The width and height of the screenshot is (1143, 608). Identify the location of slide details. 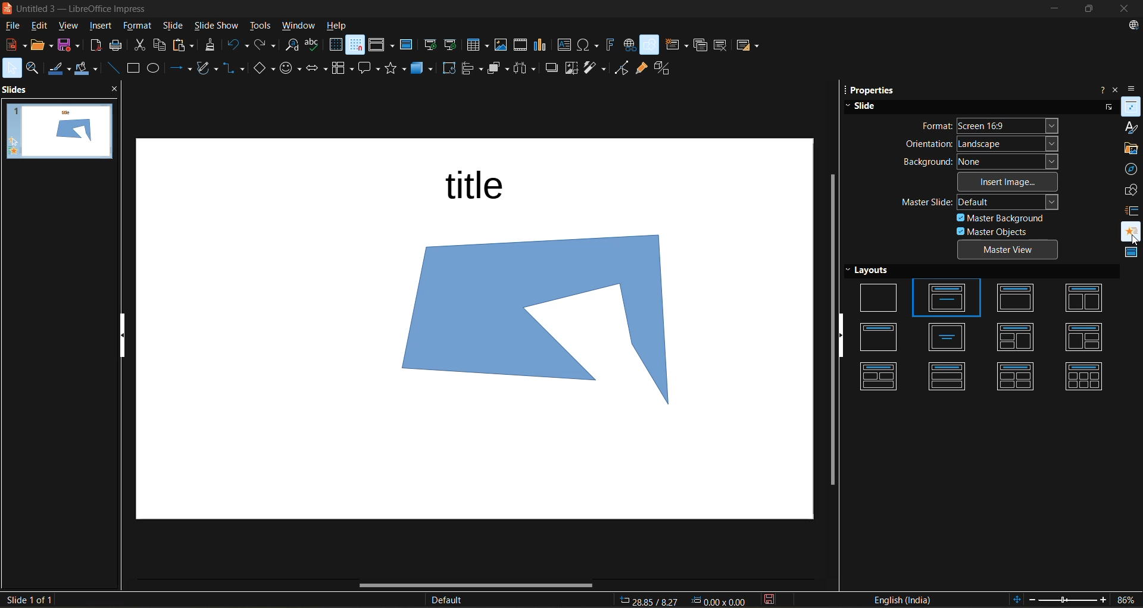
(28, 600).